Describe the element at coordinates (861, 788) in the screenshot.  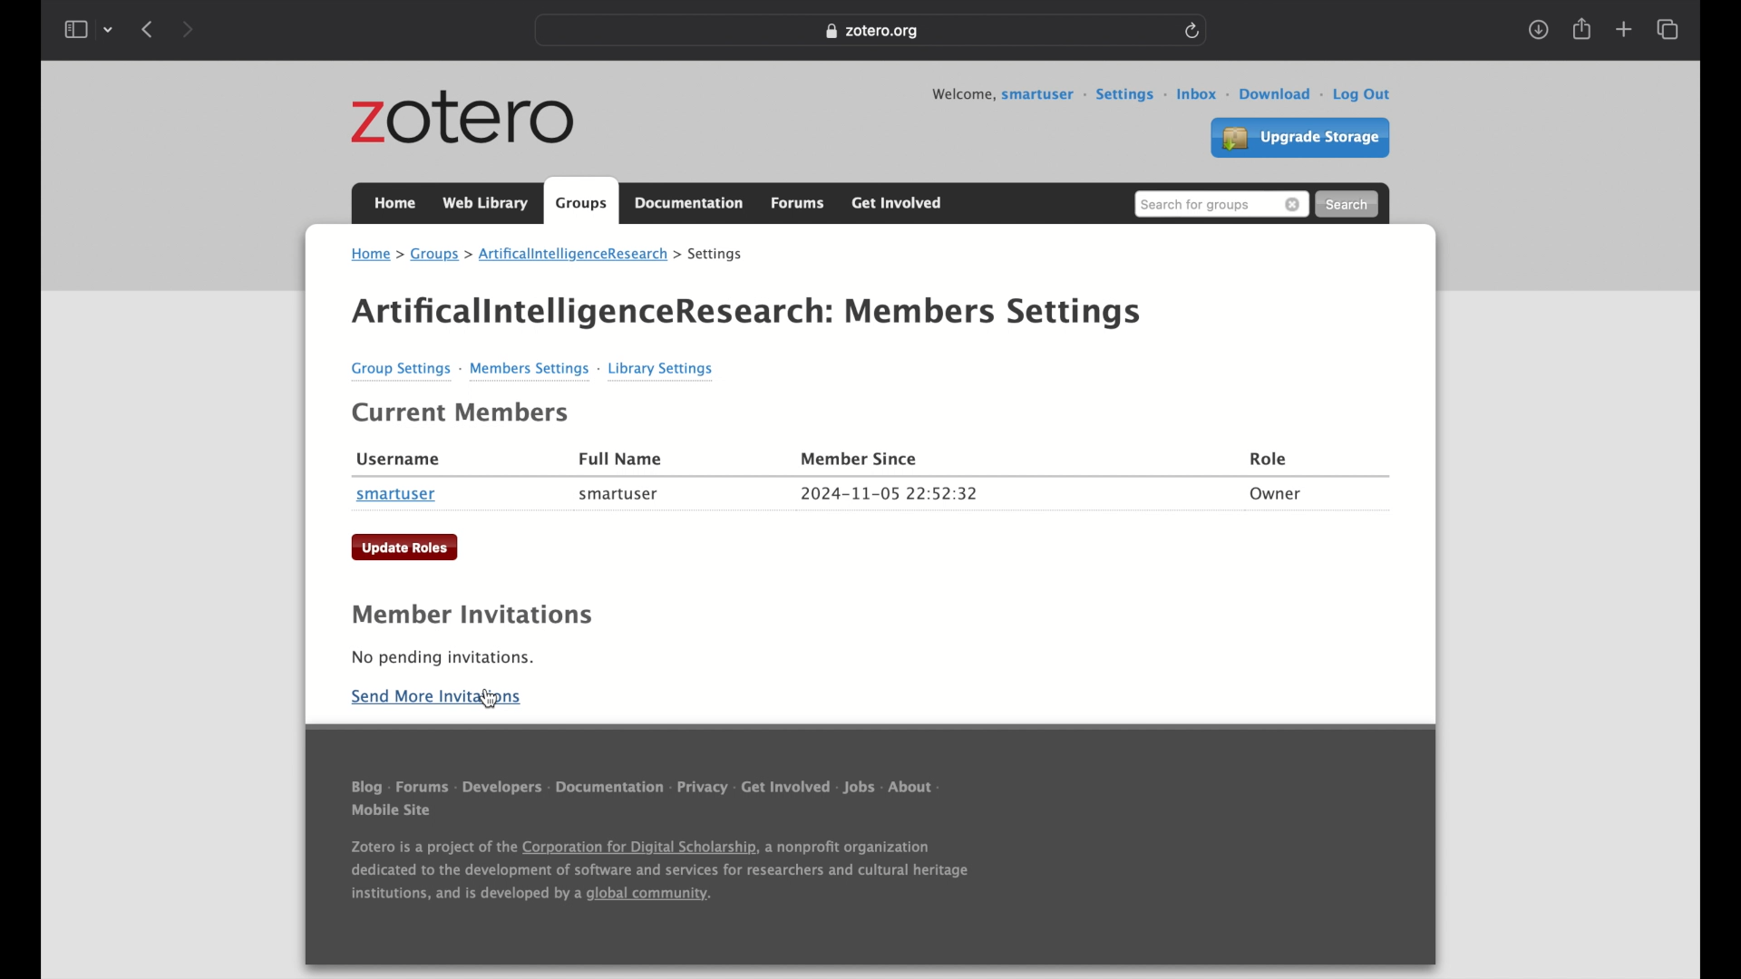
I see `jobs` at that location.